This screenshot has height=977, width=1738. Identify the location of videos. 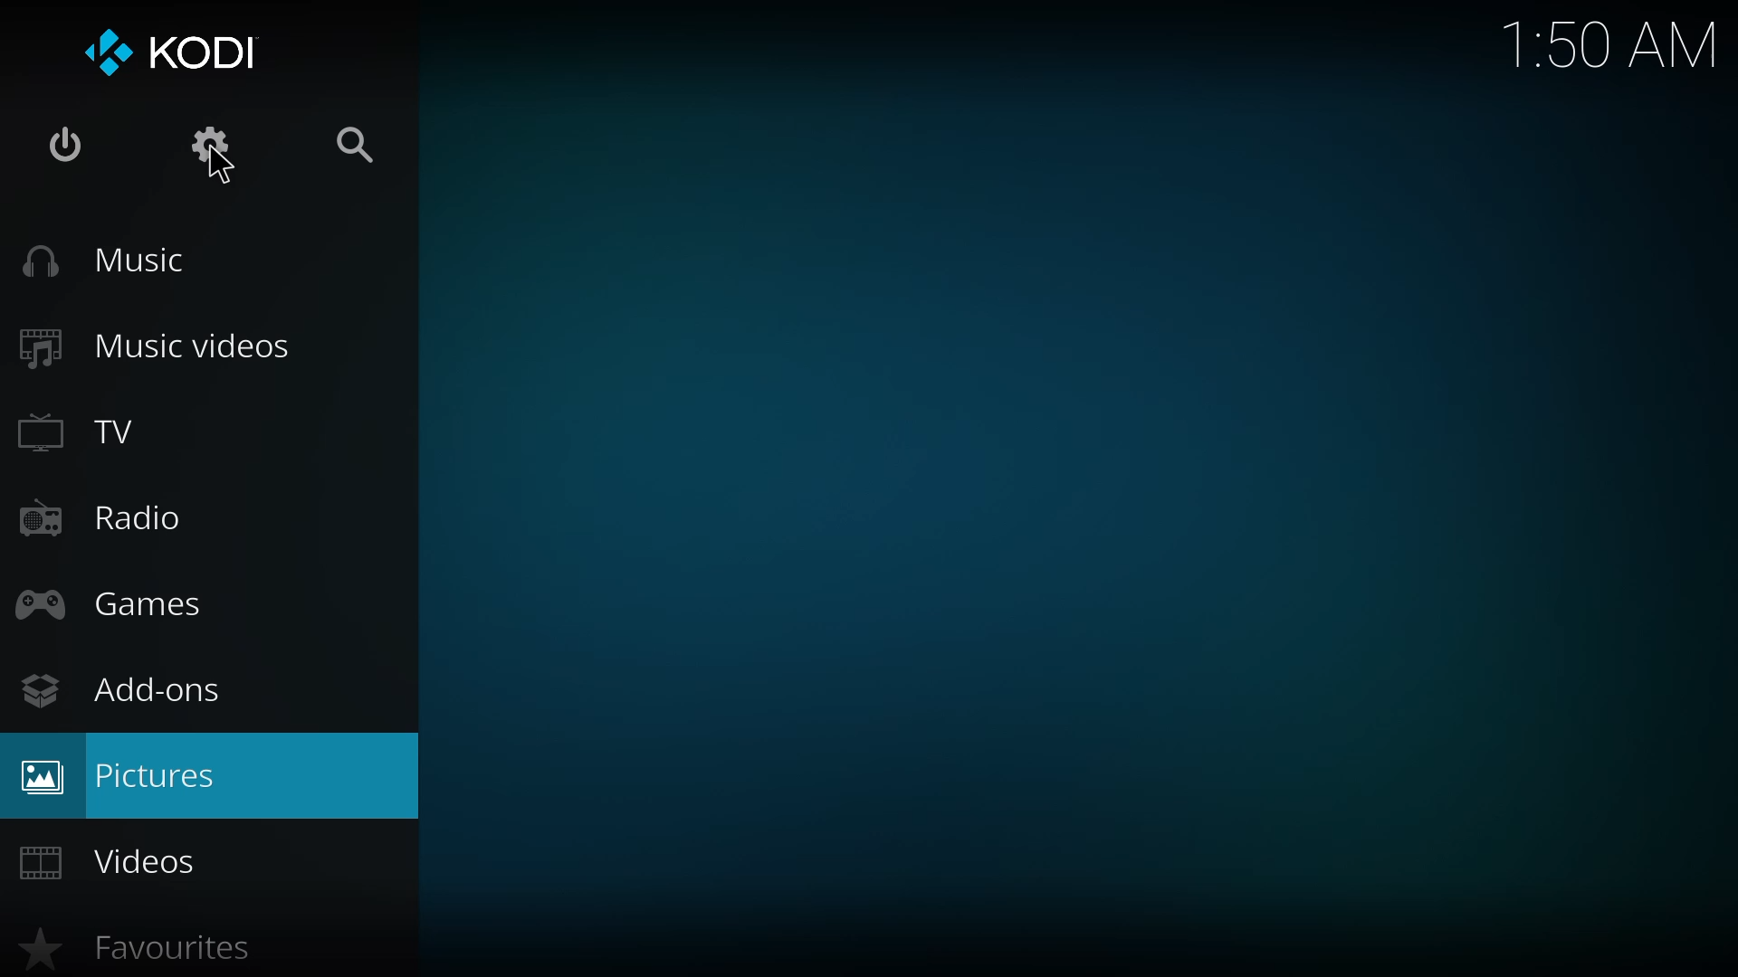
(125, 861).